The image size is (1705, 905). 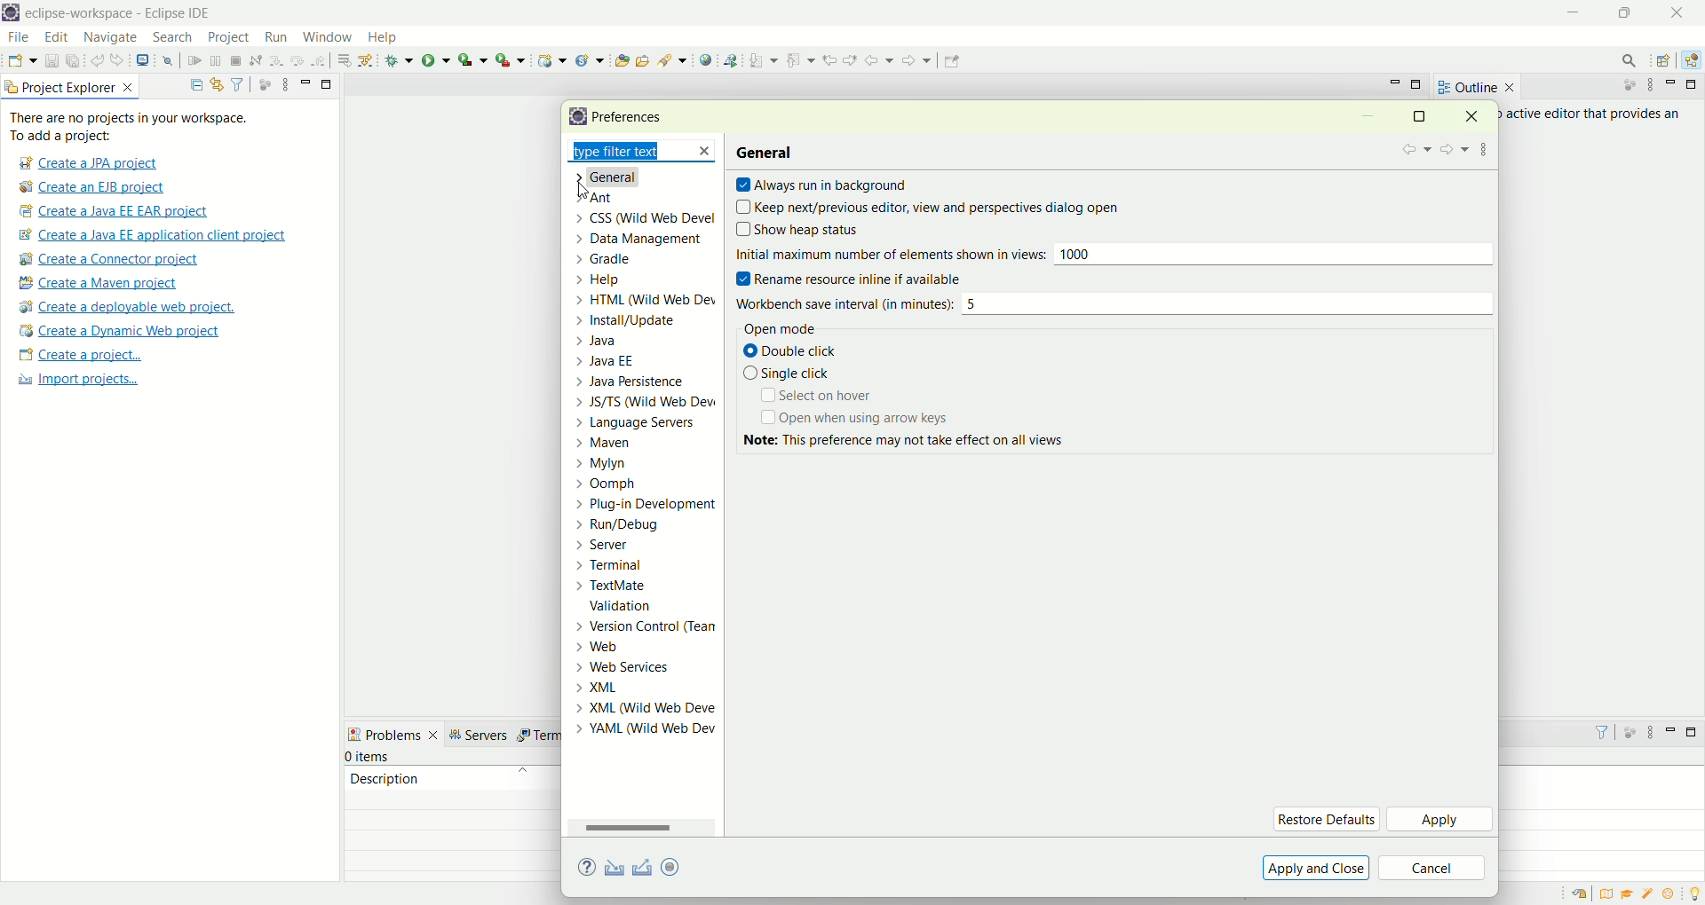 I want to click on open, so click(x=22, y=63).